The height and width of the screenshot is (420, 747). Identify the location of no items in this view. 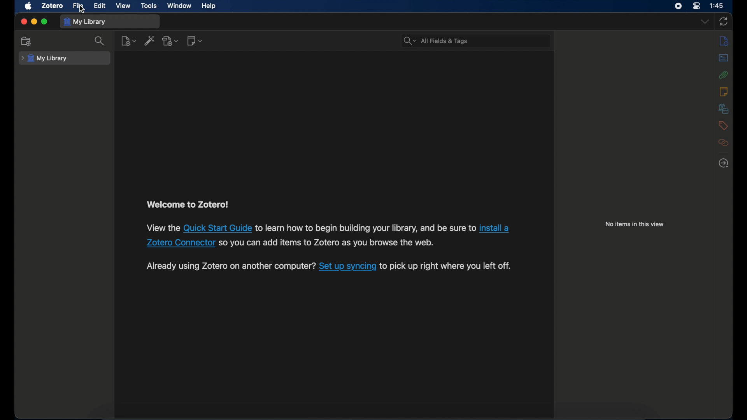
(634, 224).